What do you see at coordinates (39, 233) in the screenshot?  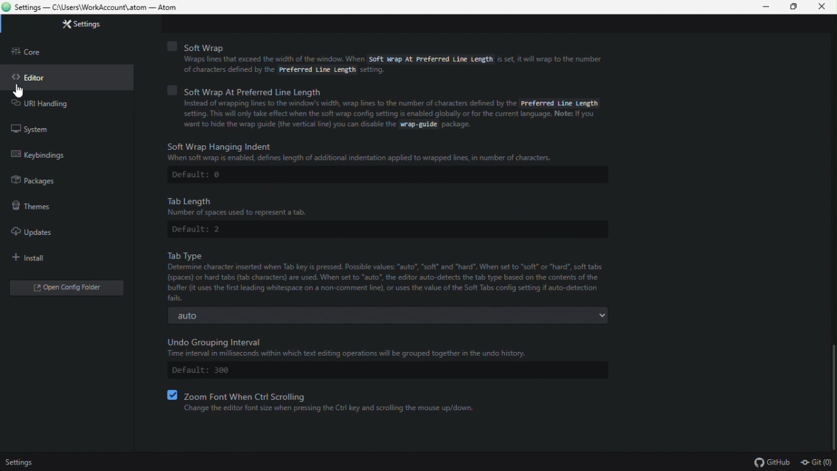 I see `updates` at bounding box center [39, 233].